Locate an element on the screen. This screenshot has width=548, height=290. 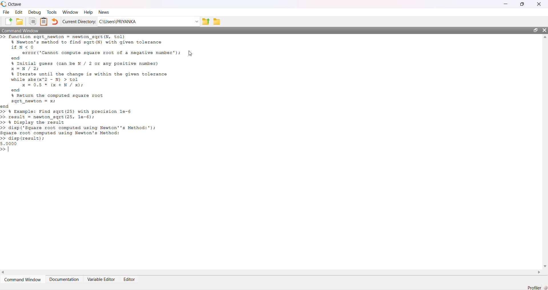
New script is located at coordinates (9, 21).